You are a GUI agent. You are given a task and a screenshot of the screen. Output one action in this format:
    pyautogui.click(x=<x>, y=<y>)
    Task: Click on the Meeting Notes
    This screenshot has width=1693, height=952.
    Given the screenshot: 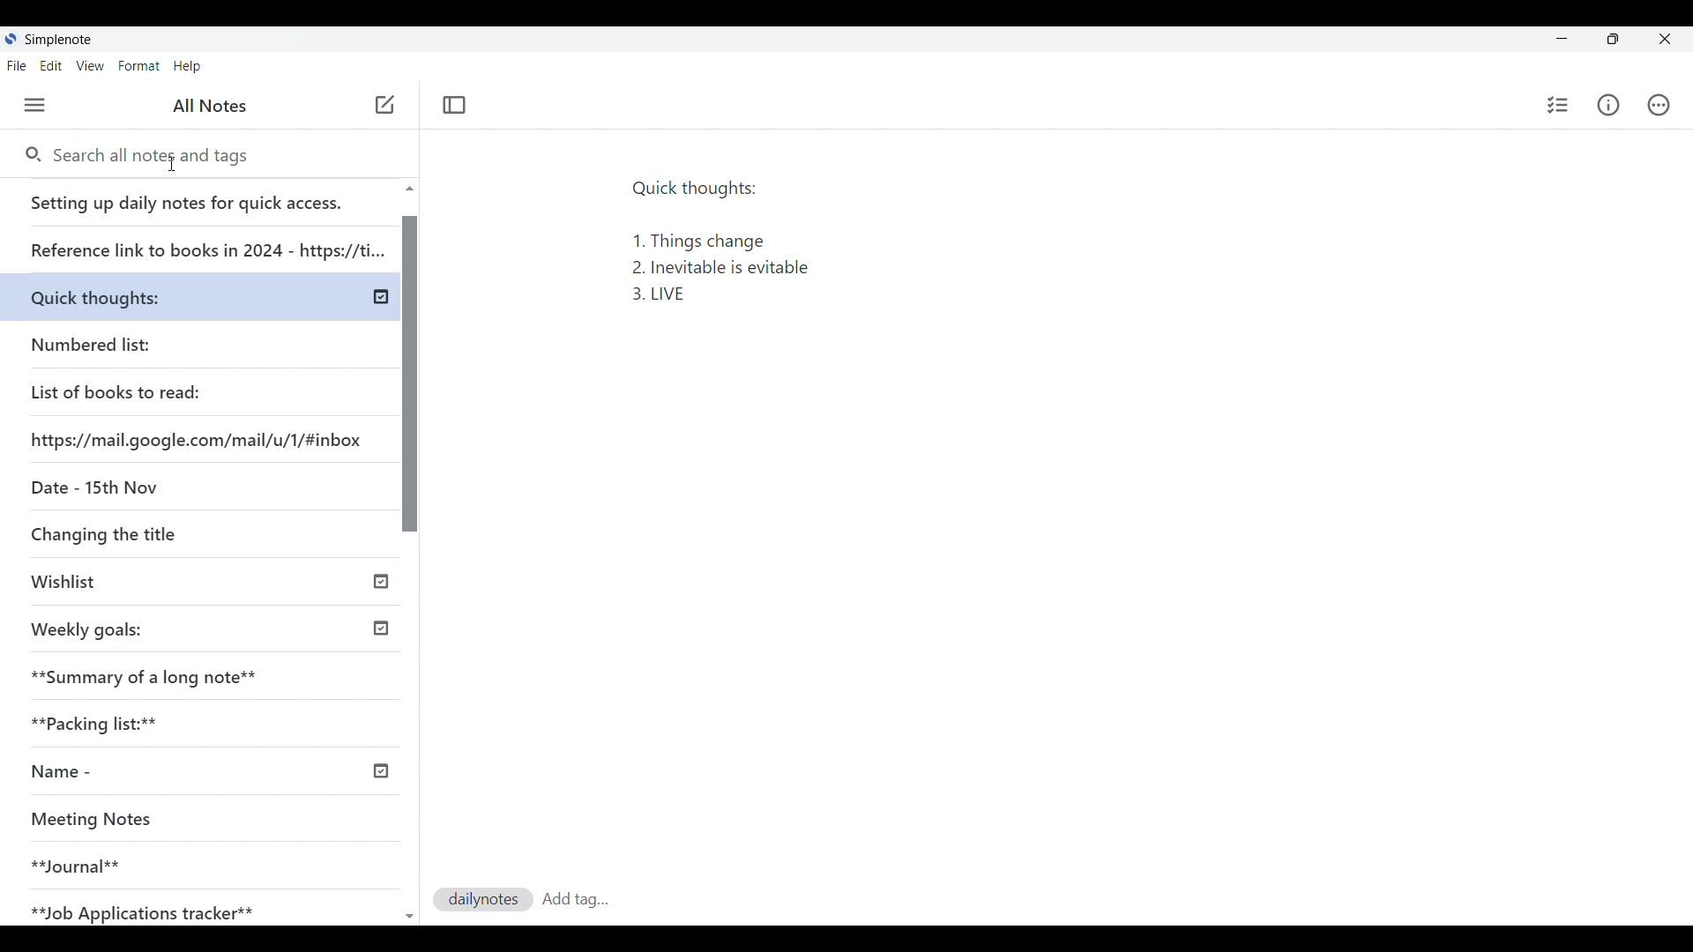 What is the action you would take?
    pyautogui.click(x=178, y=821)
    